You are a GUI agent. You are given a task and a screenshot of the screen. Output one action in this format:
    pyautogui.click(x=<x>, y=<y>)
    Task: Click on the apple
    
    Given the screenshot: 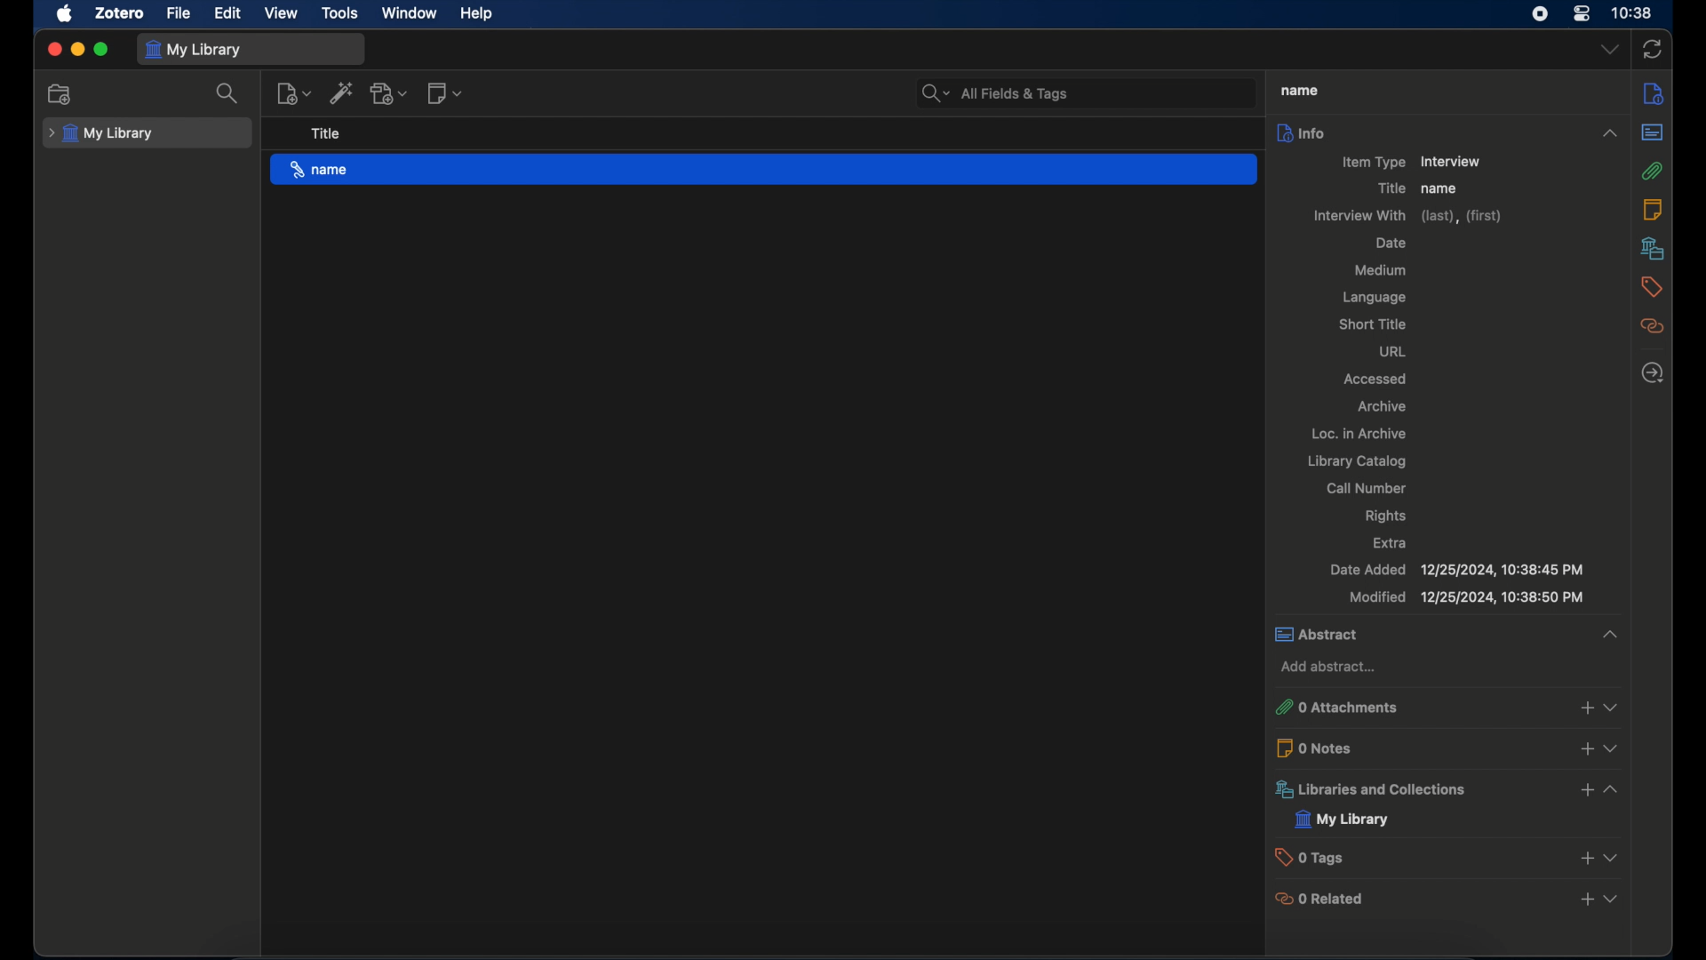 What is the action you would take?
    pyautogui.click(x=65, y=14)
    